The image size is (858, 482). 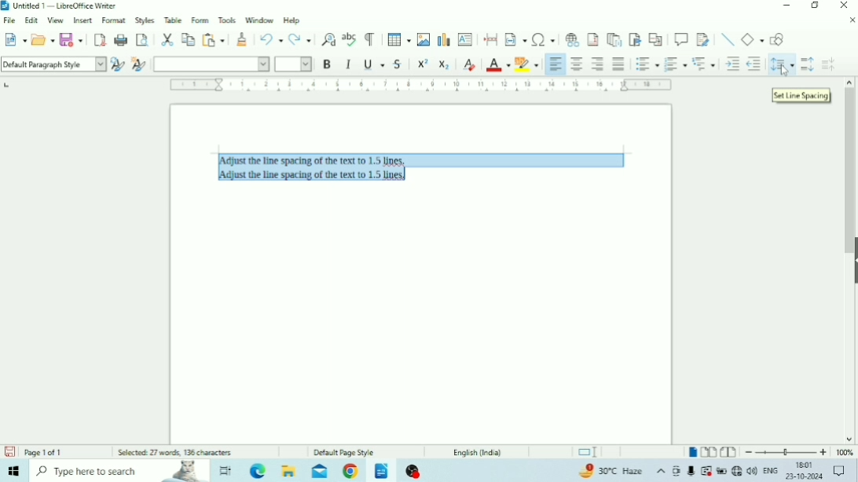 What do you see at coordinates (594, 38) in the screenshot?
I see `Insert Footnote` at bounding box center [594, 38].